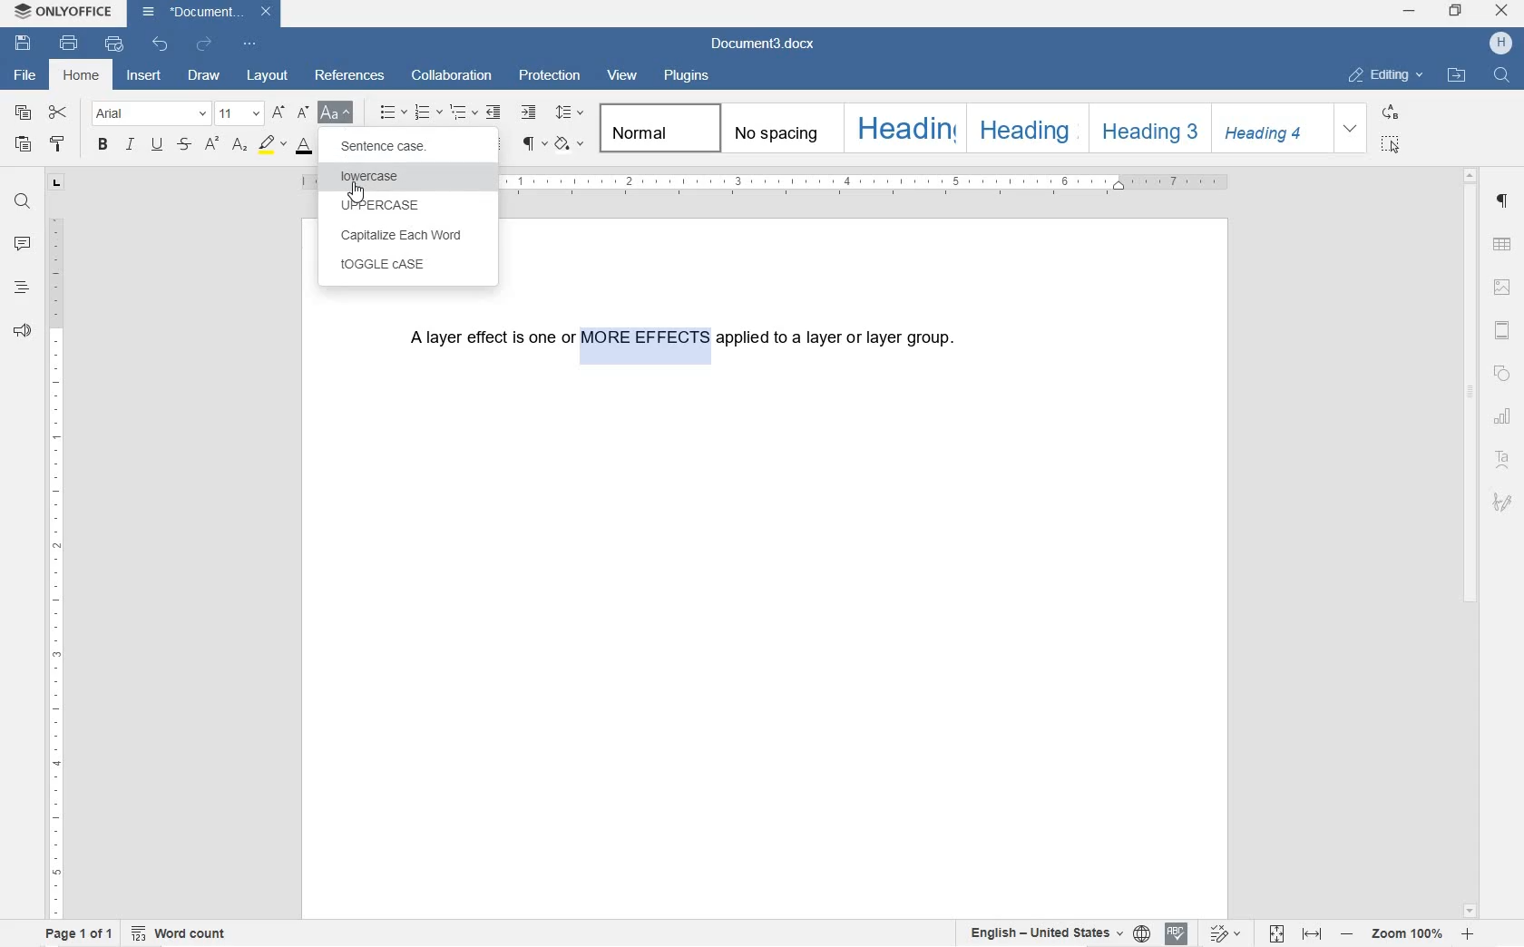 This screenshot has width=1524, height=947. Describe the element at coordinates (622, 76) in the screenshot. I see `VIEW` at that location.